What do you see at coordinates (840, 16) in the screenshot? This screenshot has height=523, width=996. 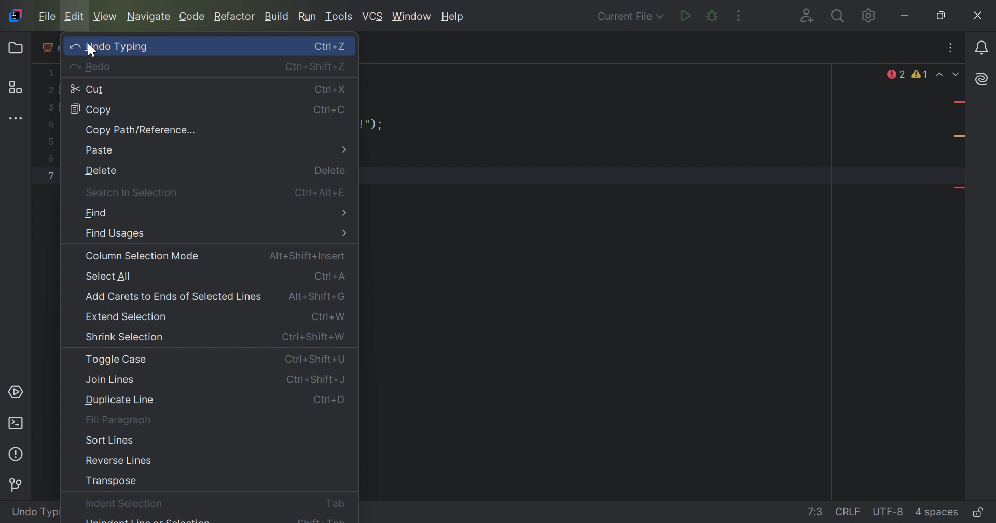 I see `Search everywhere` at bounding box center [840, 16].